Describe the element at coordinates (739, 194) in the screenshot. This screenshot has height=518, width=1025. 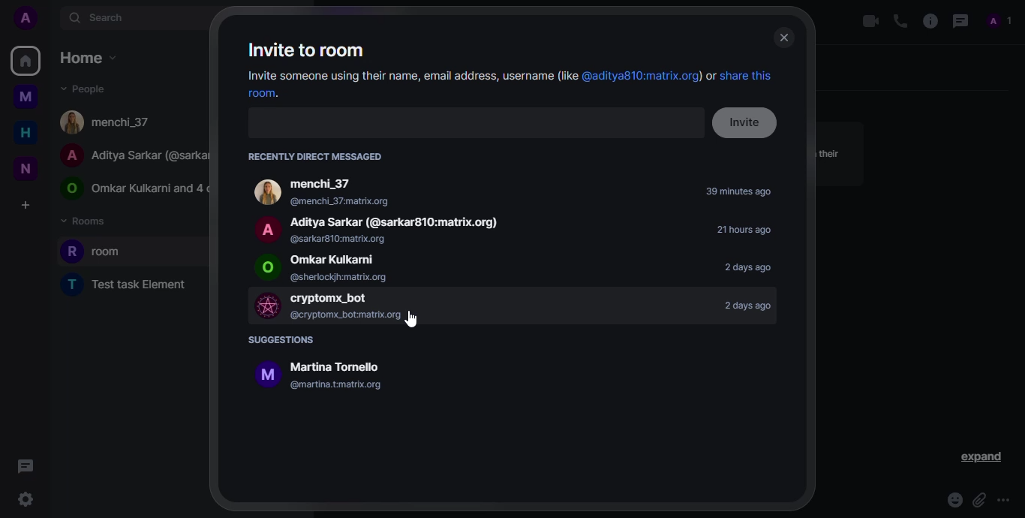
I see `39 minutes ago` at that location.